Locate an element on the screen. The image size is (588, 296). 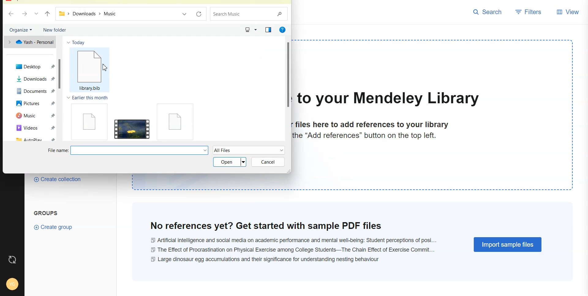
Auto Sync is located at coordinates (11, 259).